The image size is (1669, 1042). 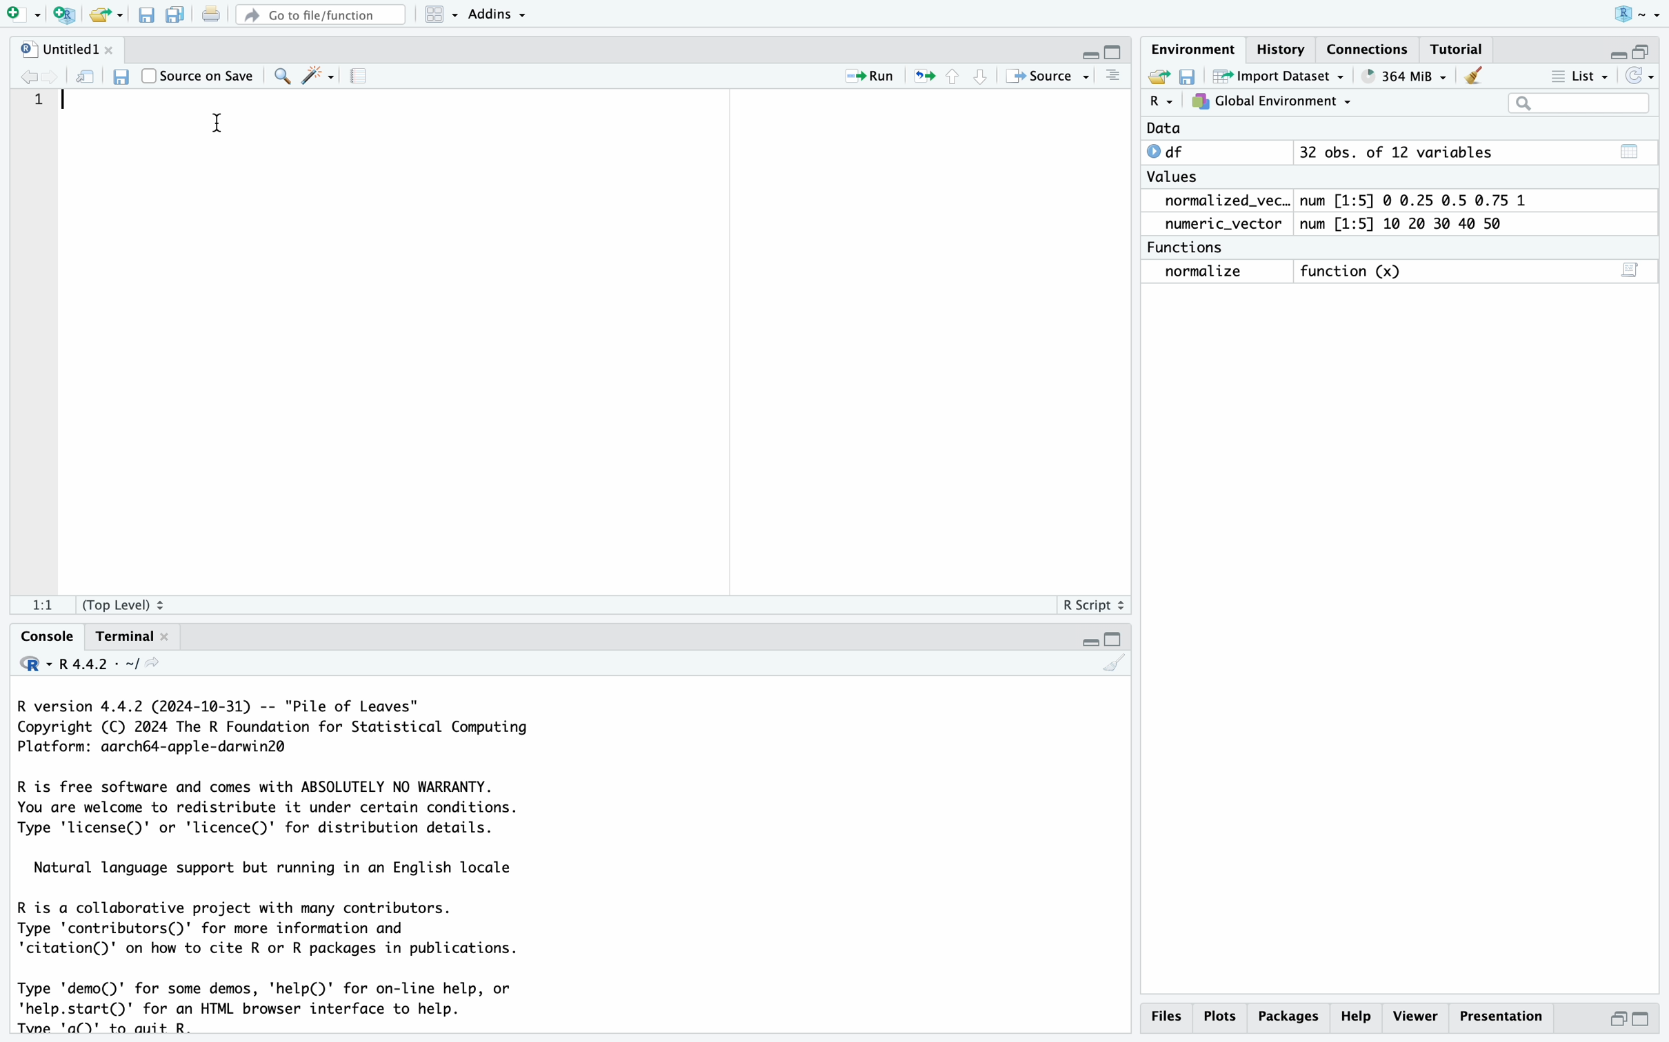 What do you see at coordinates (1093, 604) in the screenshot?
I see `R Script` at bounding box center [1093, 604].